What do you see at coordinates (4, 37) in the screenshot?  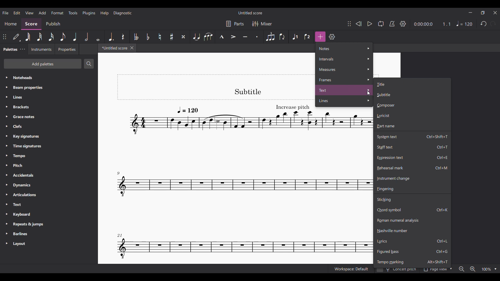 I see `Change position ` at bounding box center [4, 37].